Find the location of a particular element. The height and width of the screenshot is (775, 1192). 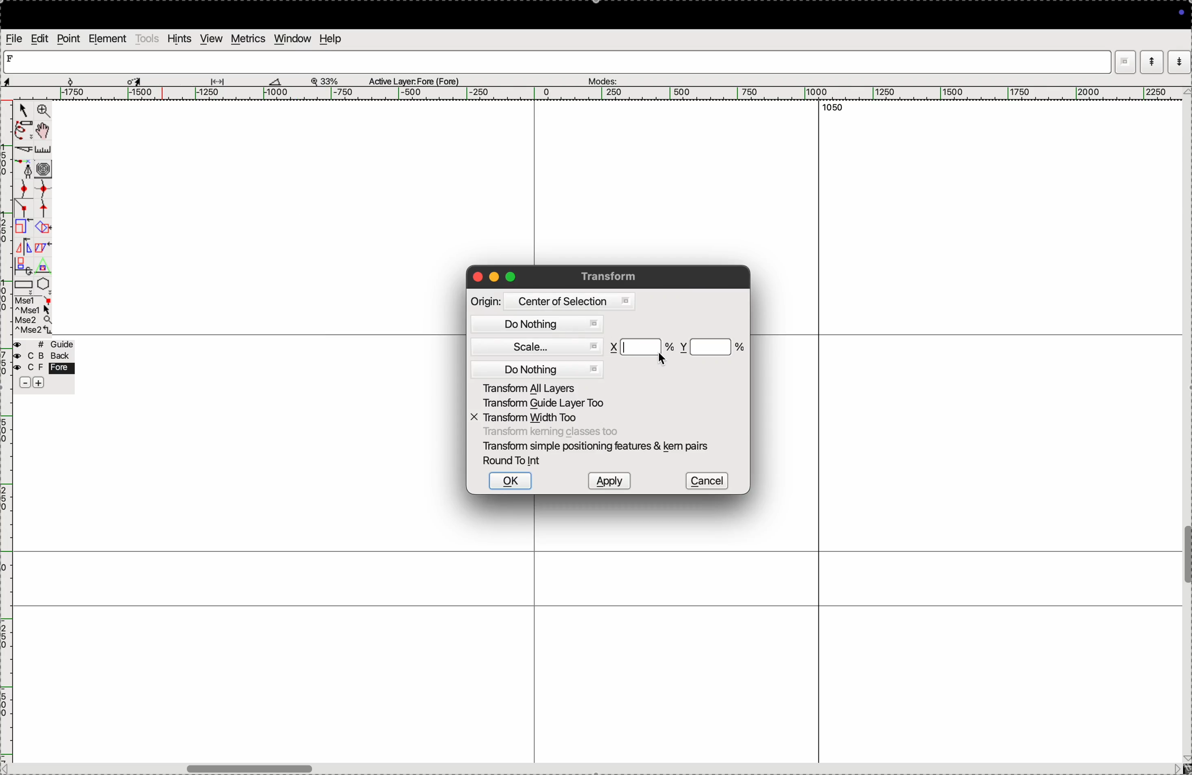

metrics is located at coordinates (249, 39).